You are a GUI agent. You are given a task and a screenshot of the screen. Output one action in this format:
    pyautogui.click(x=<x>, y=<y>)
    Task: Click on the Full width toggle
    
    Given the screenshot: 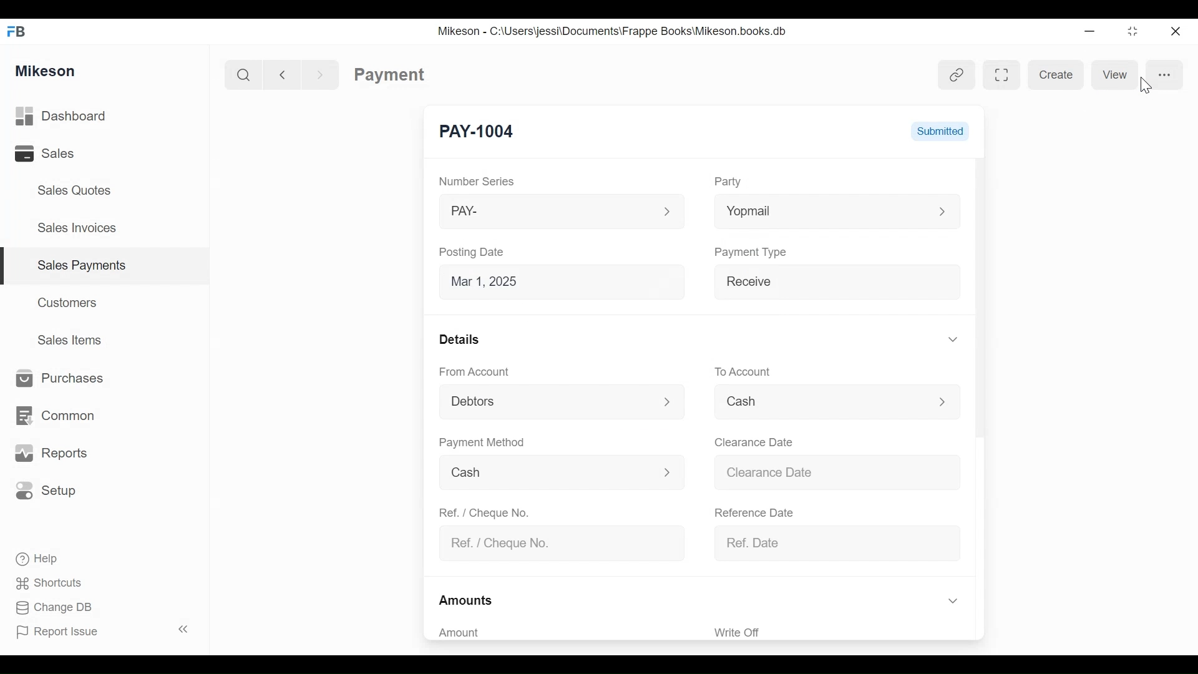 What is the action you would take?
    pyautogui.click(x=999, y=74)
    